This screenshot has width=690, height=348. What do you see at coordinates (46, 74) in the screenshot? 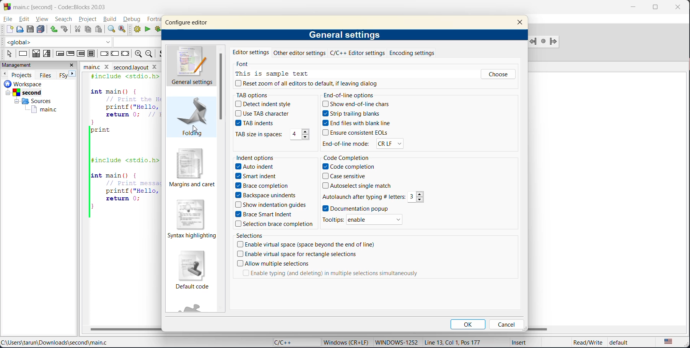
I see `files` at bounding box center [46, 74].